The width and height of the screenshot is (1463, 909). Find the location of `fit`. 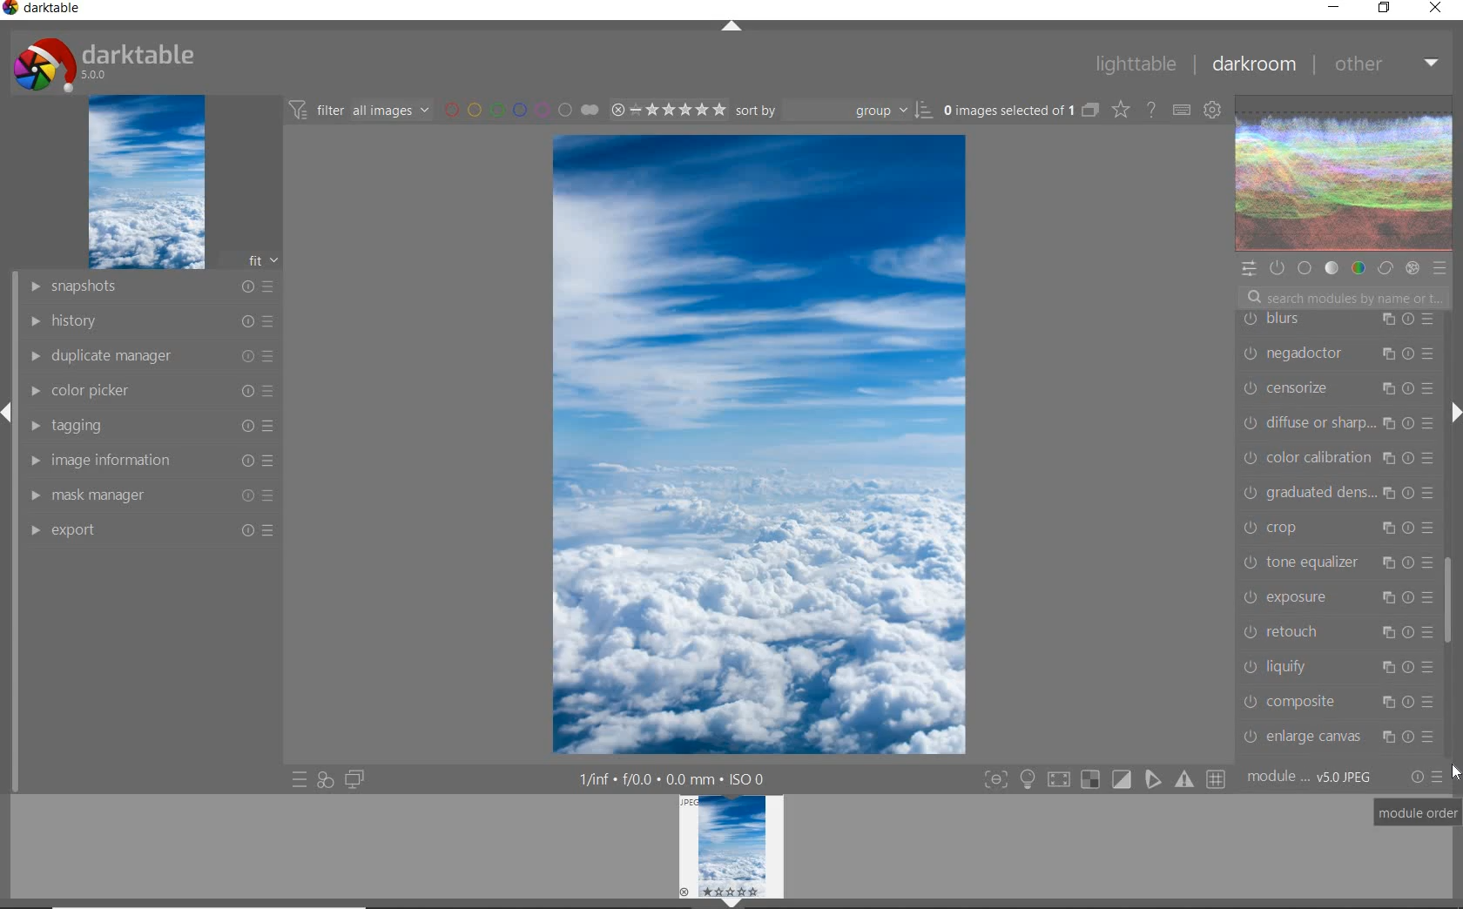

fit is located at coordinates (253, 261).